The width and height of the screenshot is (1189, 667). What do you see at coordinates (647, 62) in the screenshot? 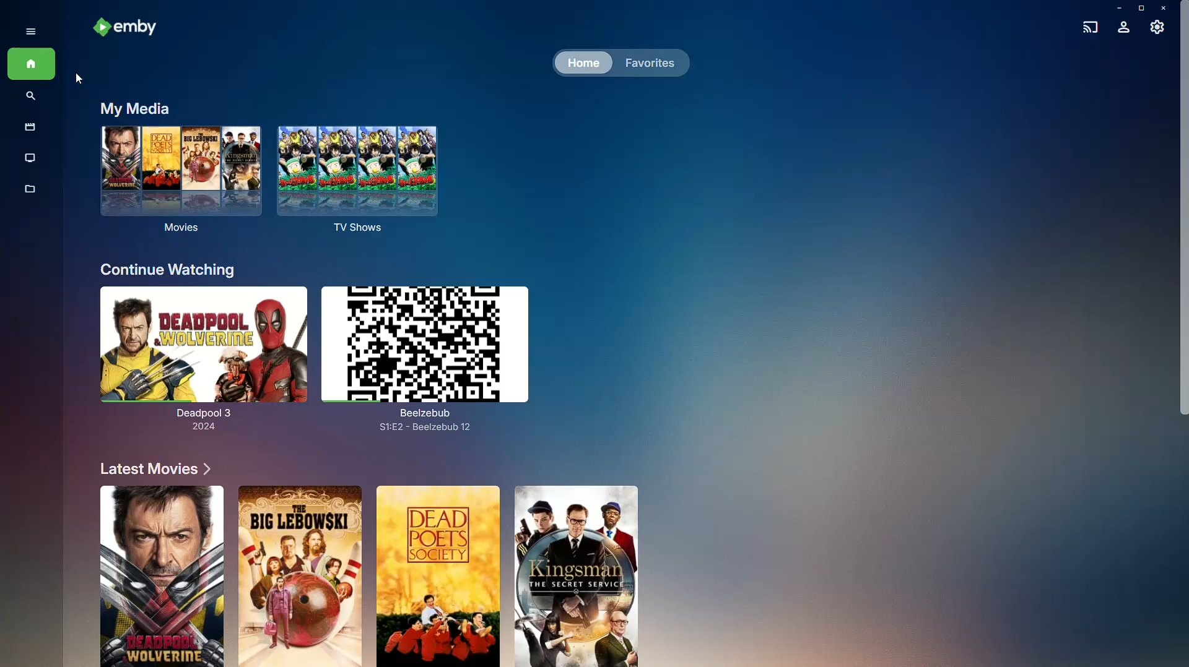
I see `Favorites` at bounding box center [647, 62].